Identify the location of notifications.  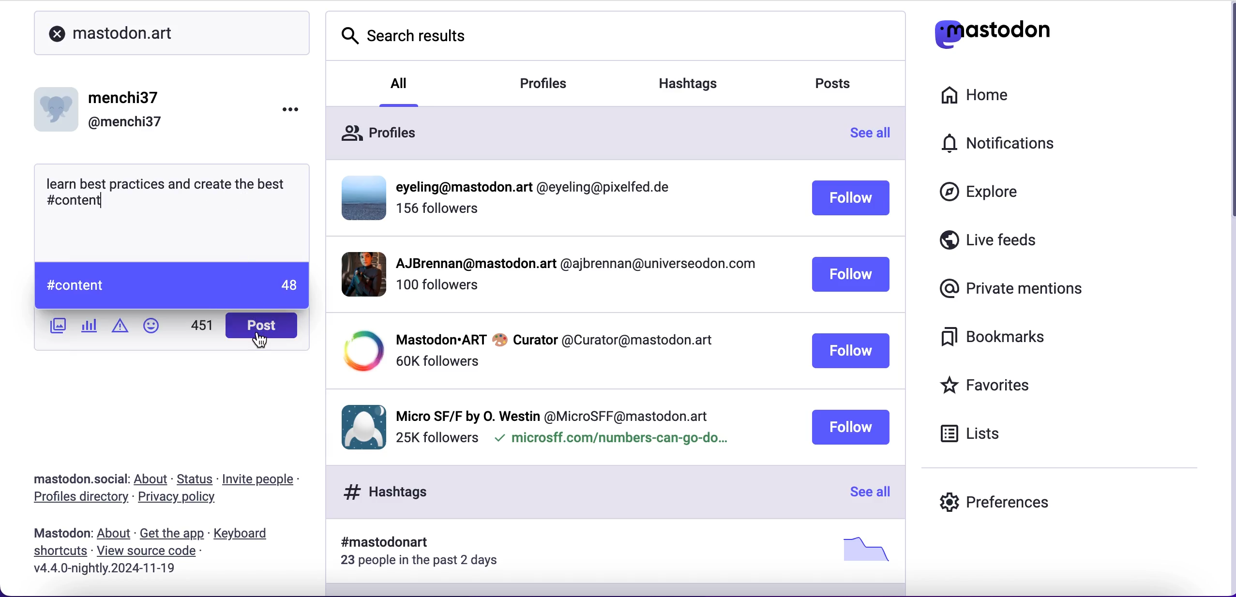
(995, 142).